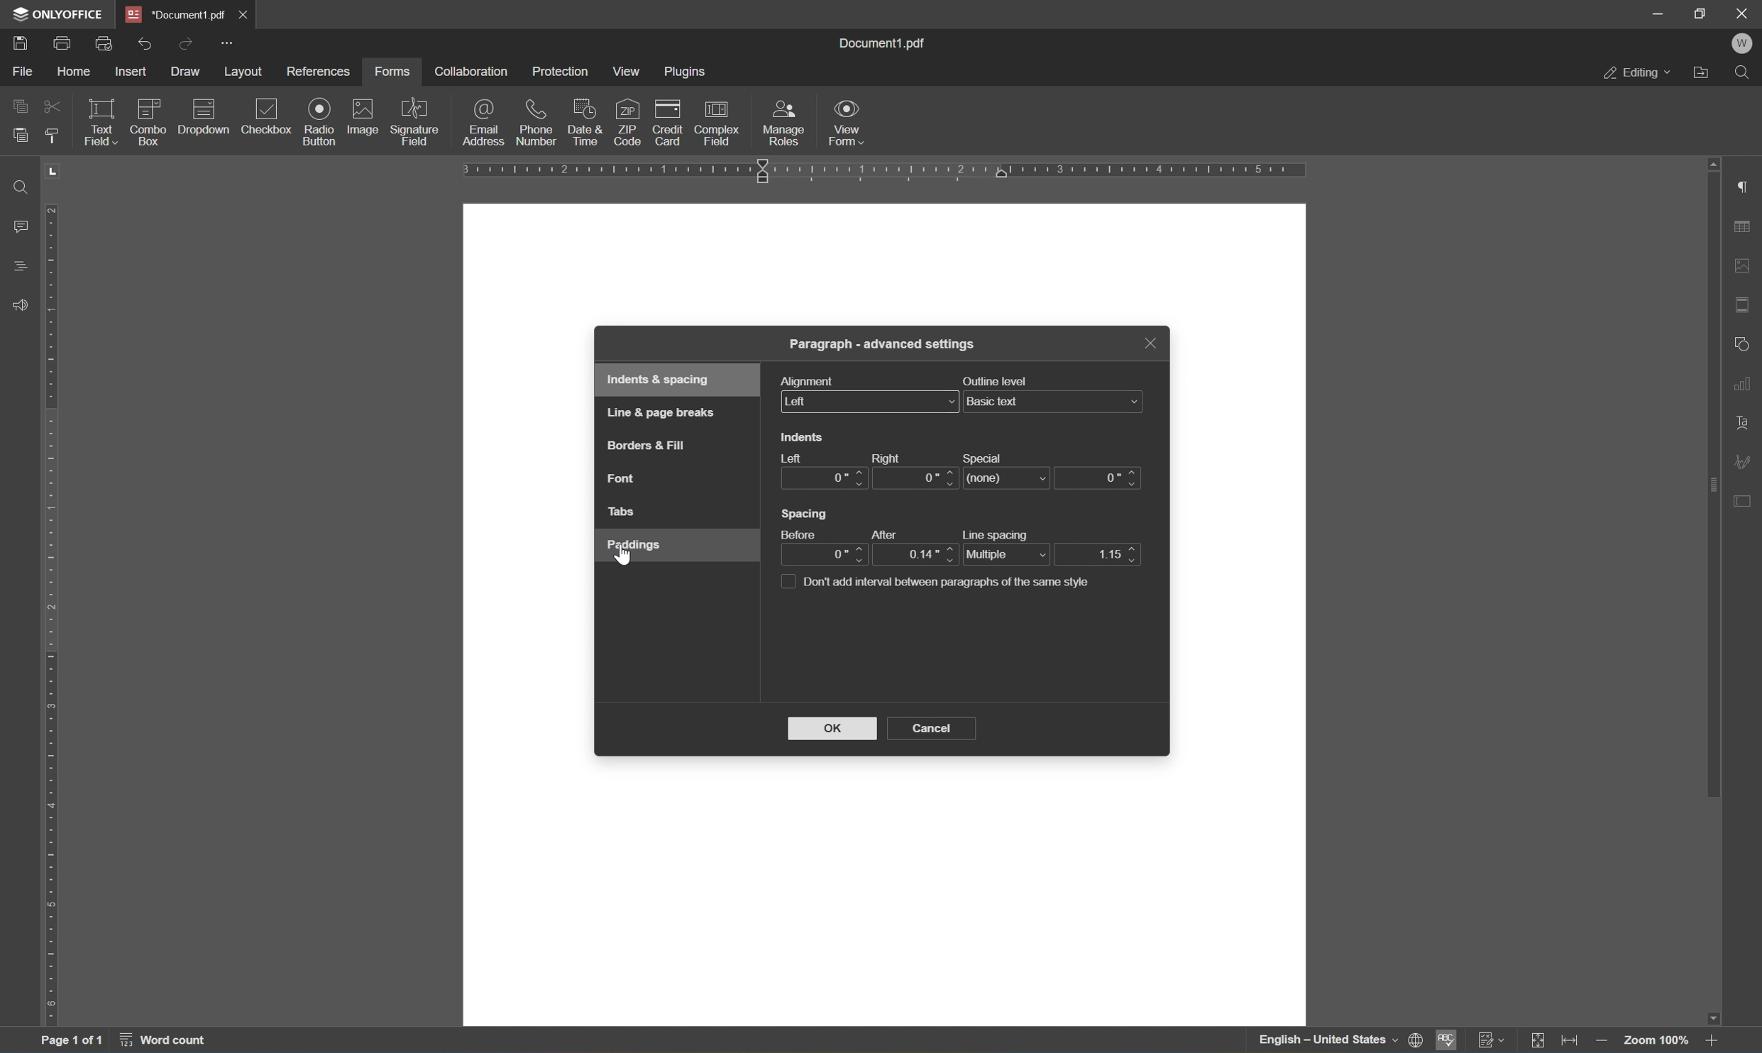 Image resolution: width=1762 pixels, height=1053 pixels. Describe the element at coordinates (483, 122) in the screenshot. I see `email adddress` at that location.